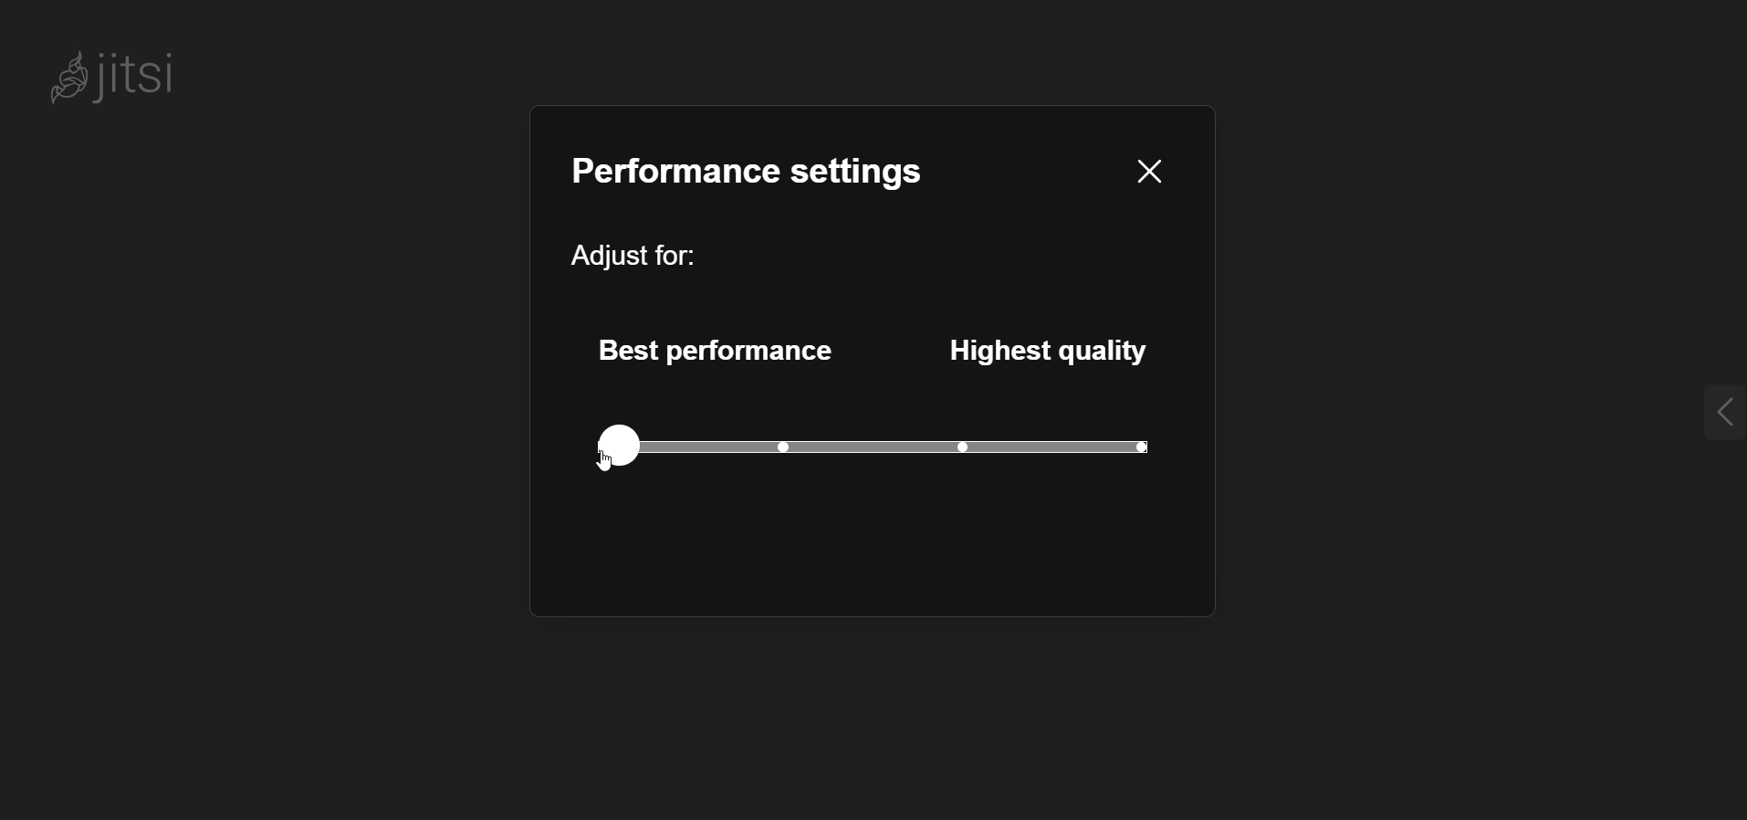  I want to click on cursor, so click(591, 469).